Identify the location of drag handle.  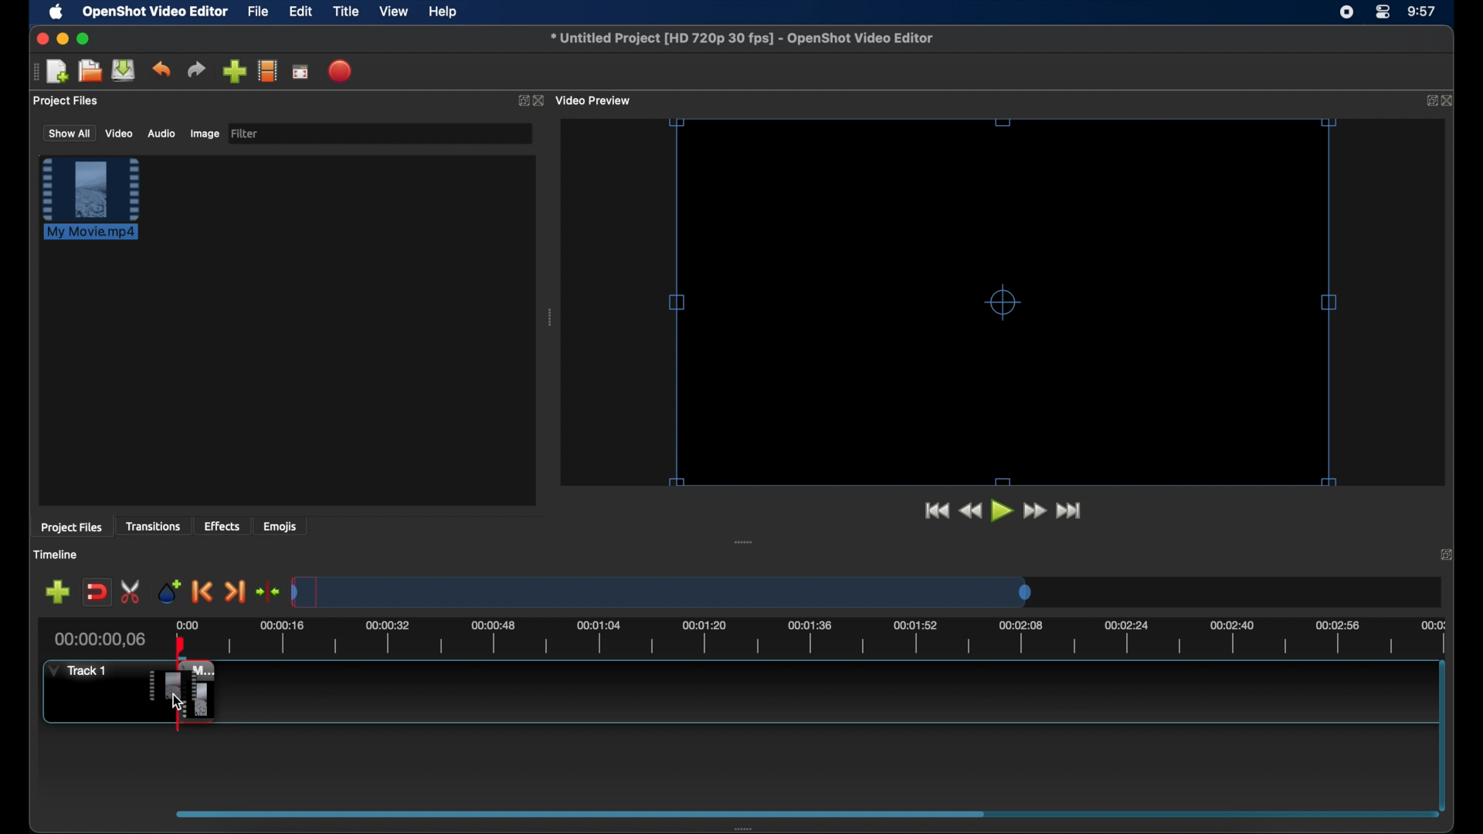
(551, 317).